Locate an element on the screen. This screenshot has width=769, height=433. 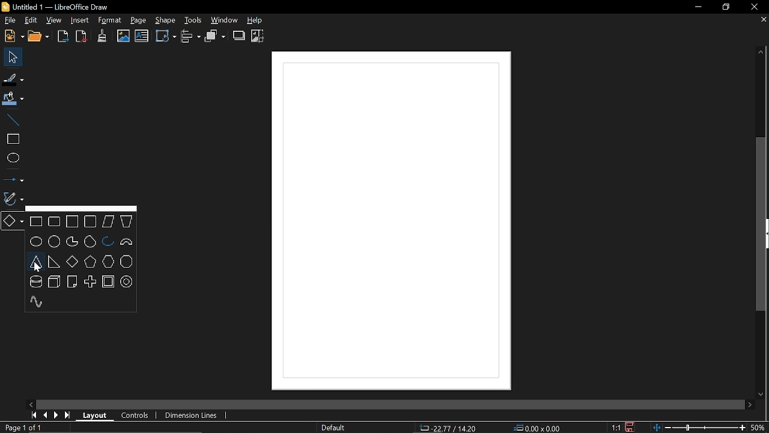
Transformation is located at coordinates (166, 35).